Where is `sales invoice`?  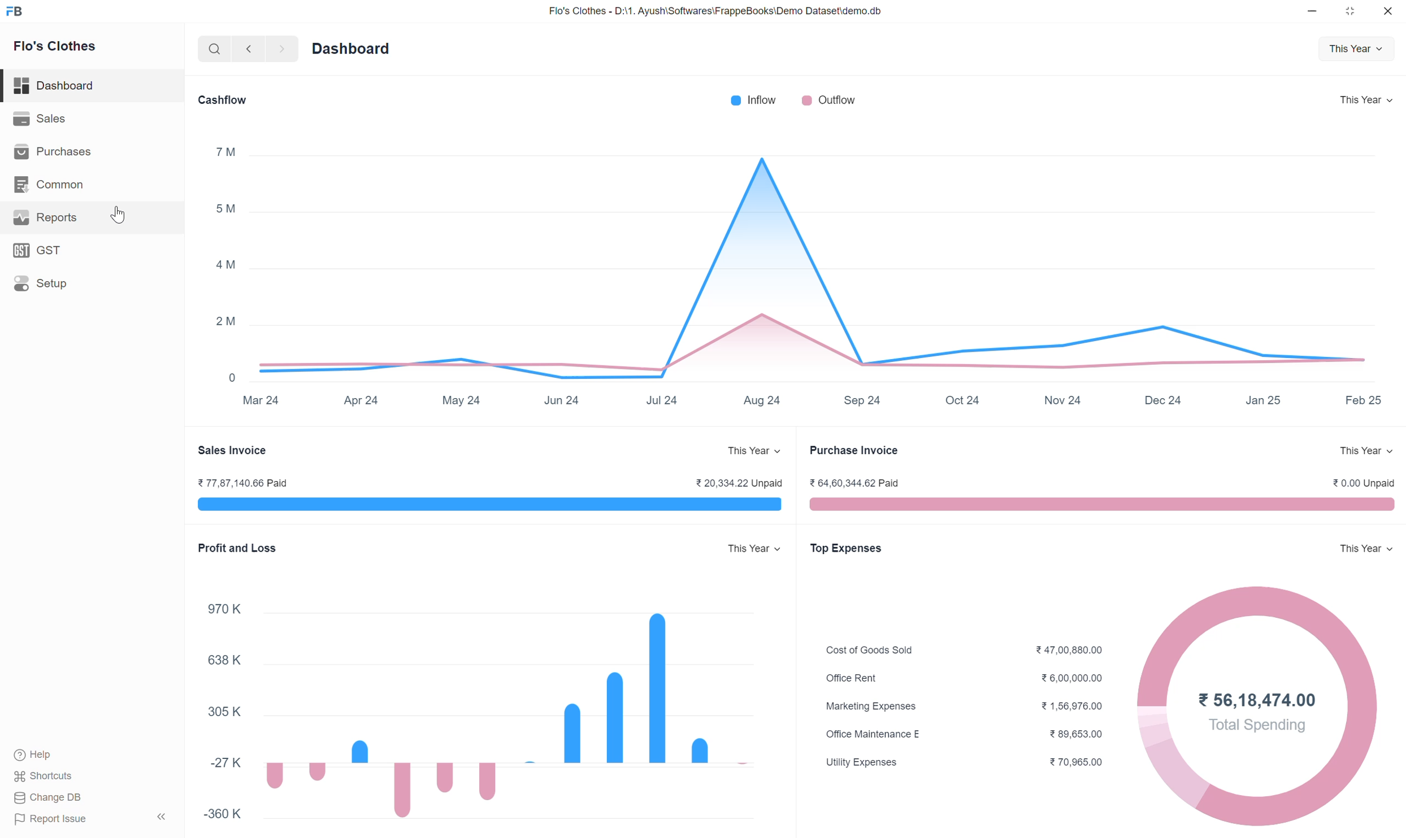 sales invoice is located at coordinates (484, 505).